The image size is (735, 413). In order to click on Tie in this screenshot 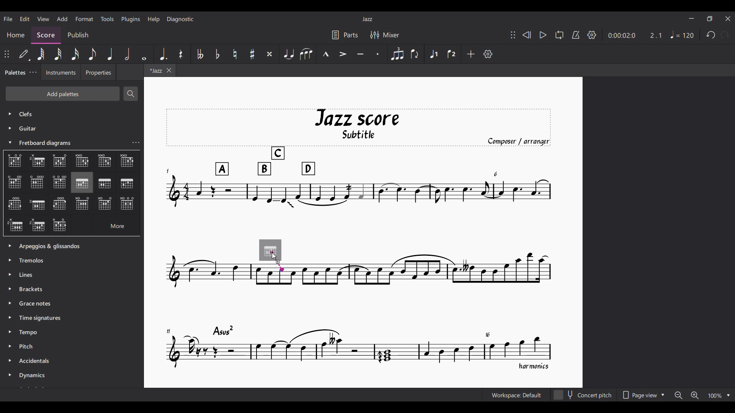, I will do `click(288, 55)`.